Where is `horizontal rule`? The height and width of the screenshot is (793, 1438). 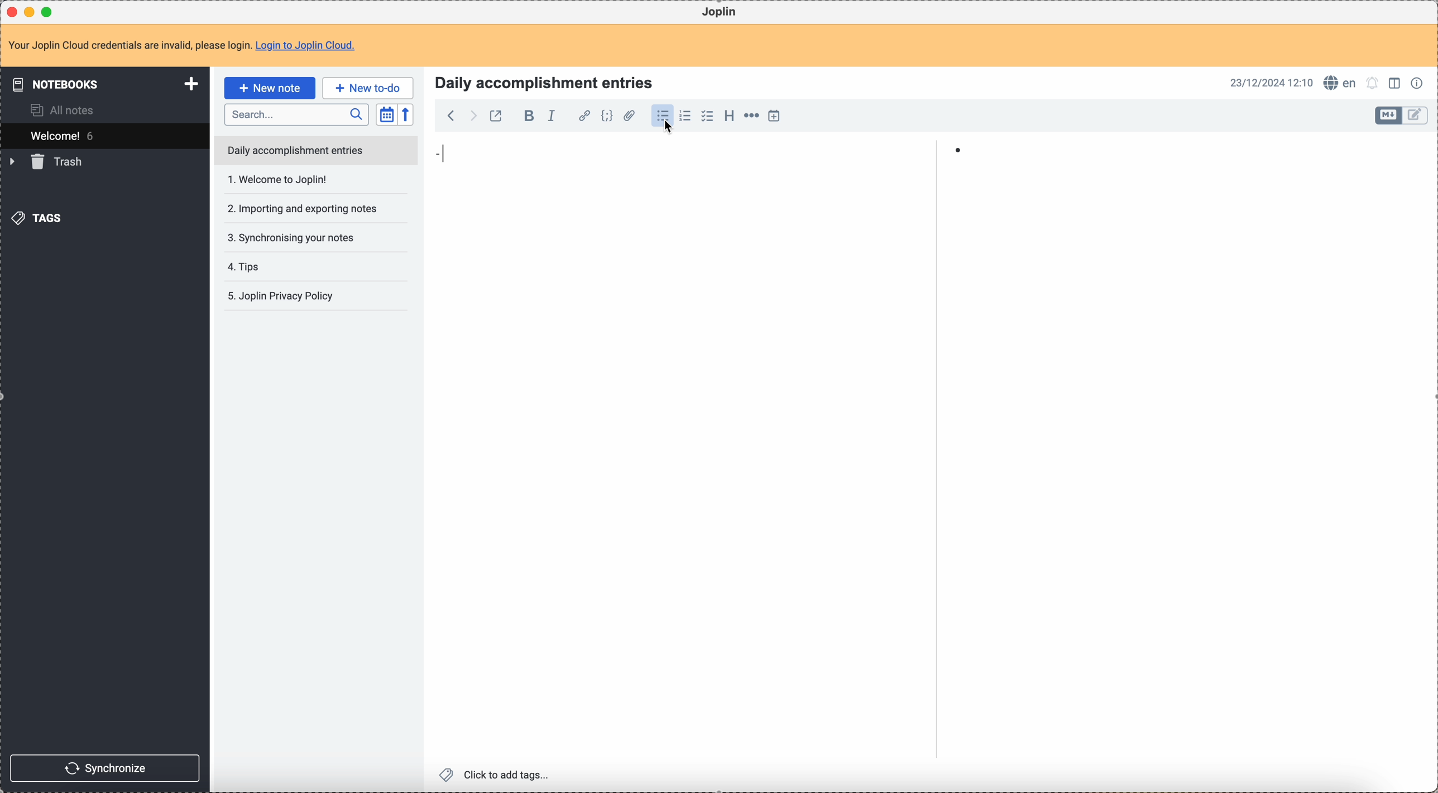 horizontal rule is located at coordinates (751, 117).